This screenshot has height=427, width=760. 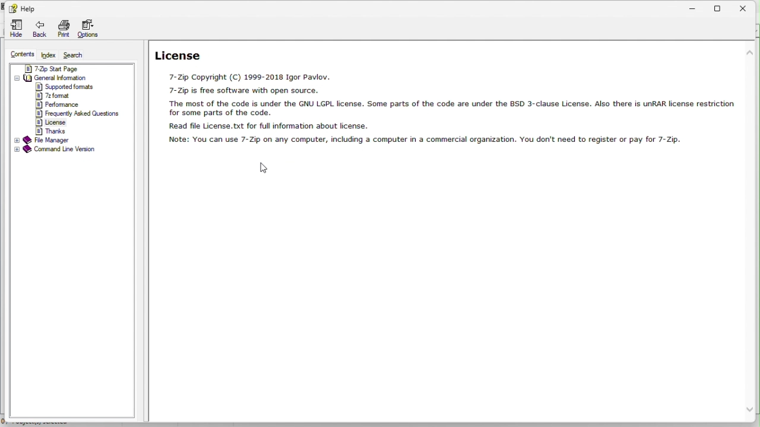 I want to click on Back, so click(x=39, y=30).